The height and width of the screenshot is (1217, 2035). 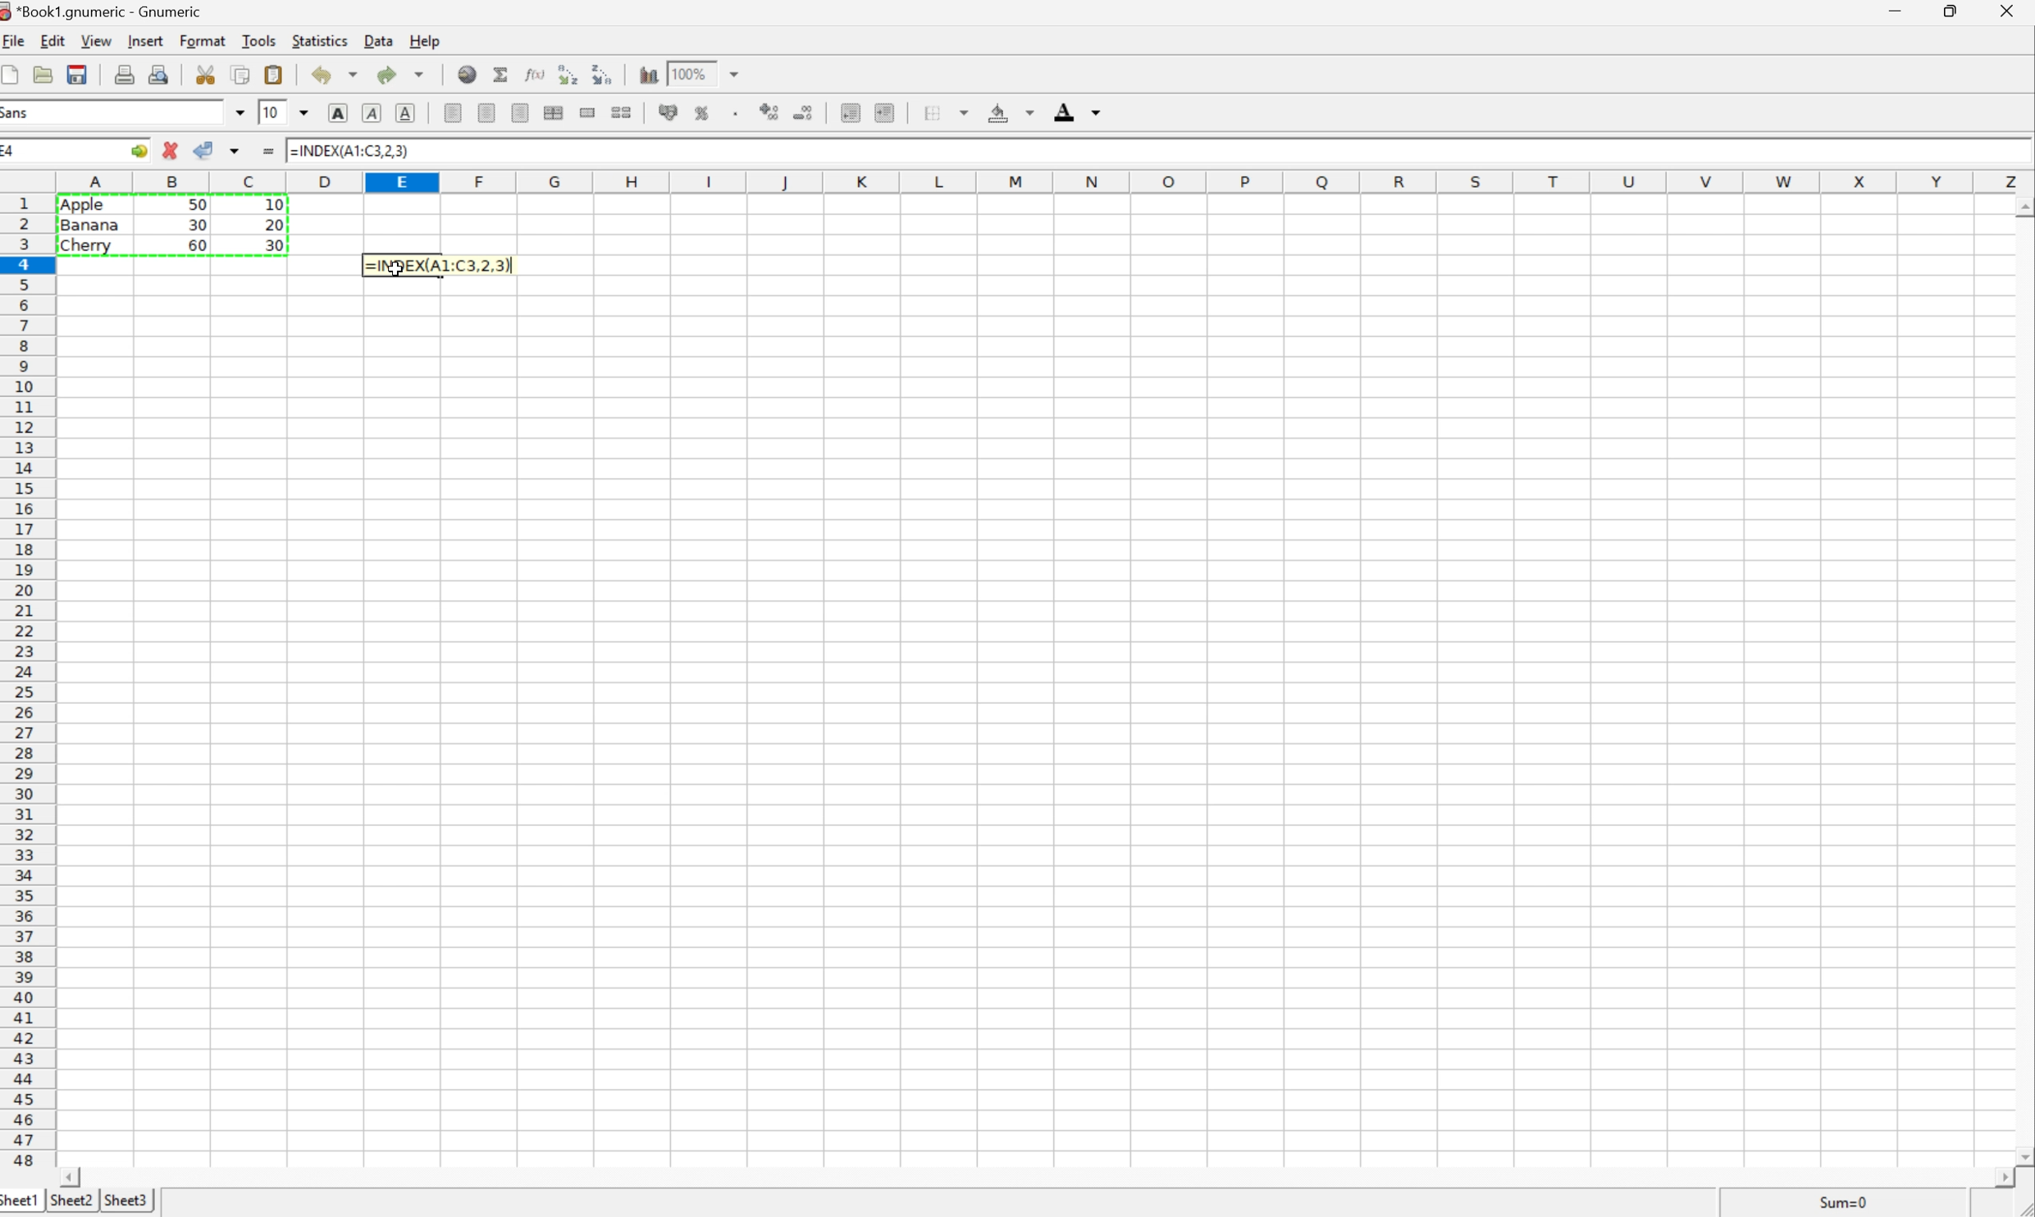 What do you see at coordinates (325, 40) in the screenshot?
I see `statistics` at bounding box center [325, 40].